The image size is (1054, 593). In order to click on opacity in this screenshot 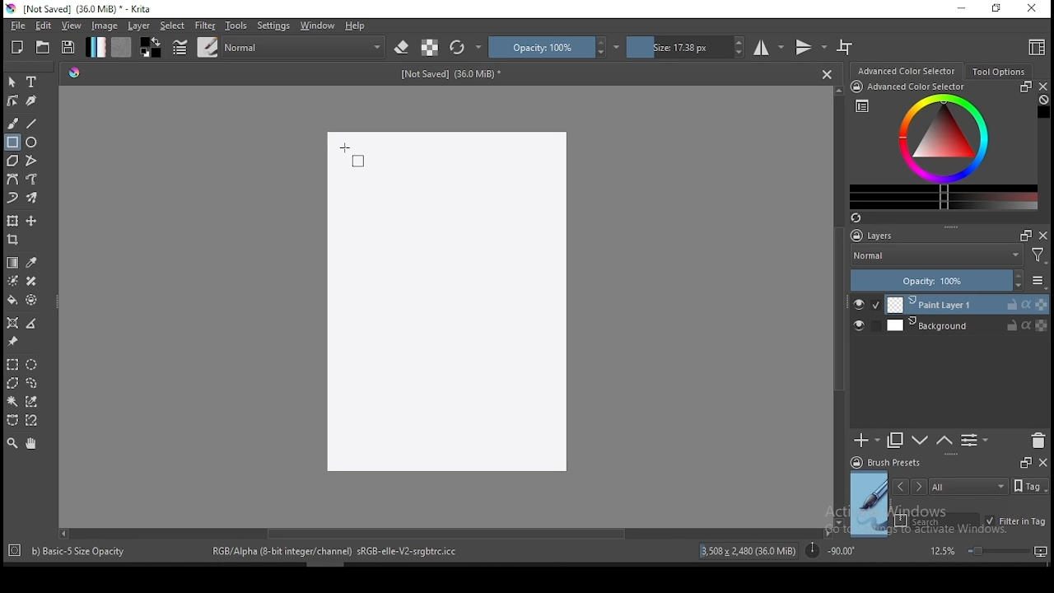, I will do `click(947, 282)`.